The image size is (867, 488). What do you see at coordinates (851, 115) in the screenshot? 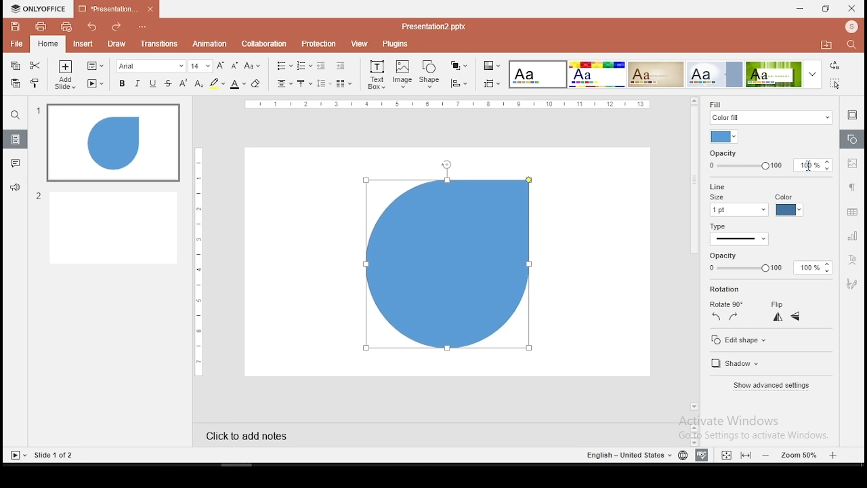
I see `slide settings` at bounding box center [851, 115].